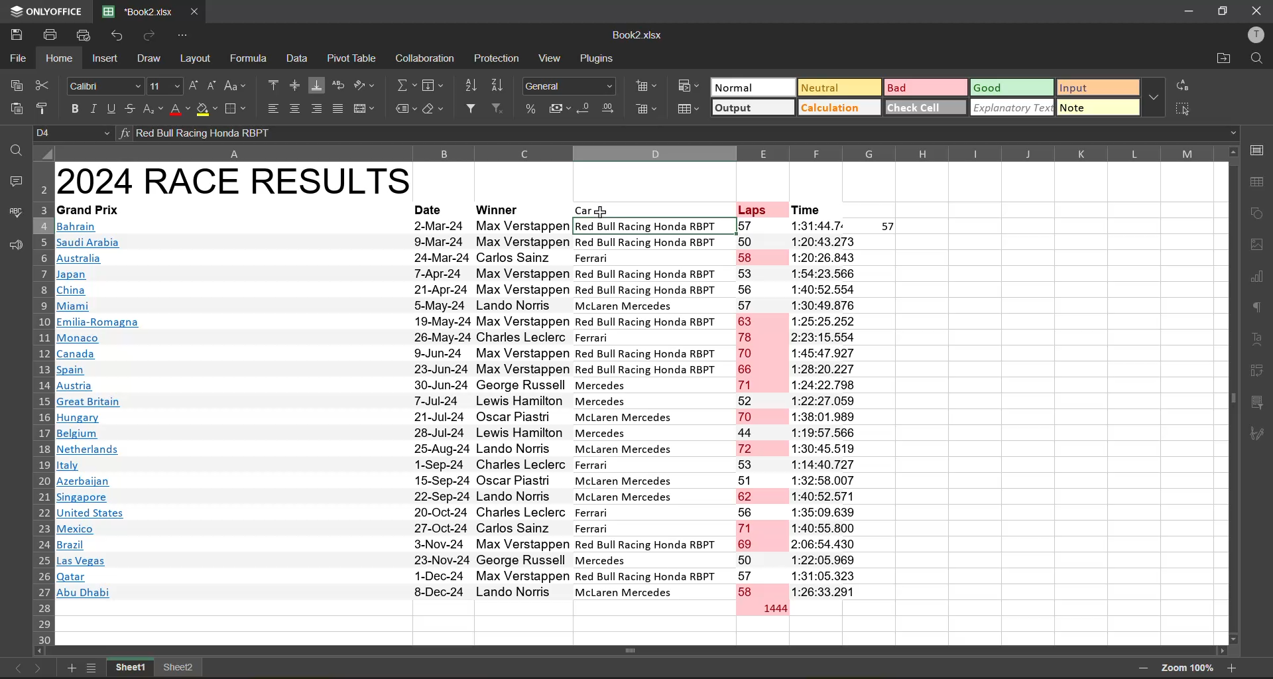 This screenshot has height=679, width=1273. Describe the element at coordinates (426, 59) in the screenshot. I see `calculation` at that location.